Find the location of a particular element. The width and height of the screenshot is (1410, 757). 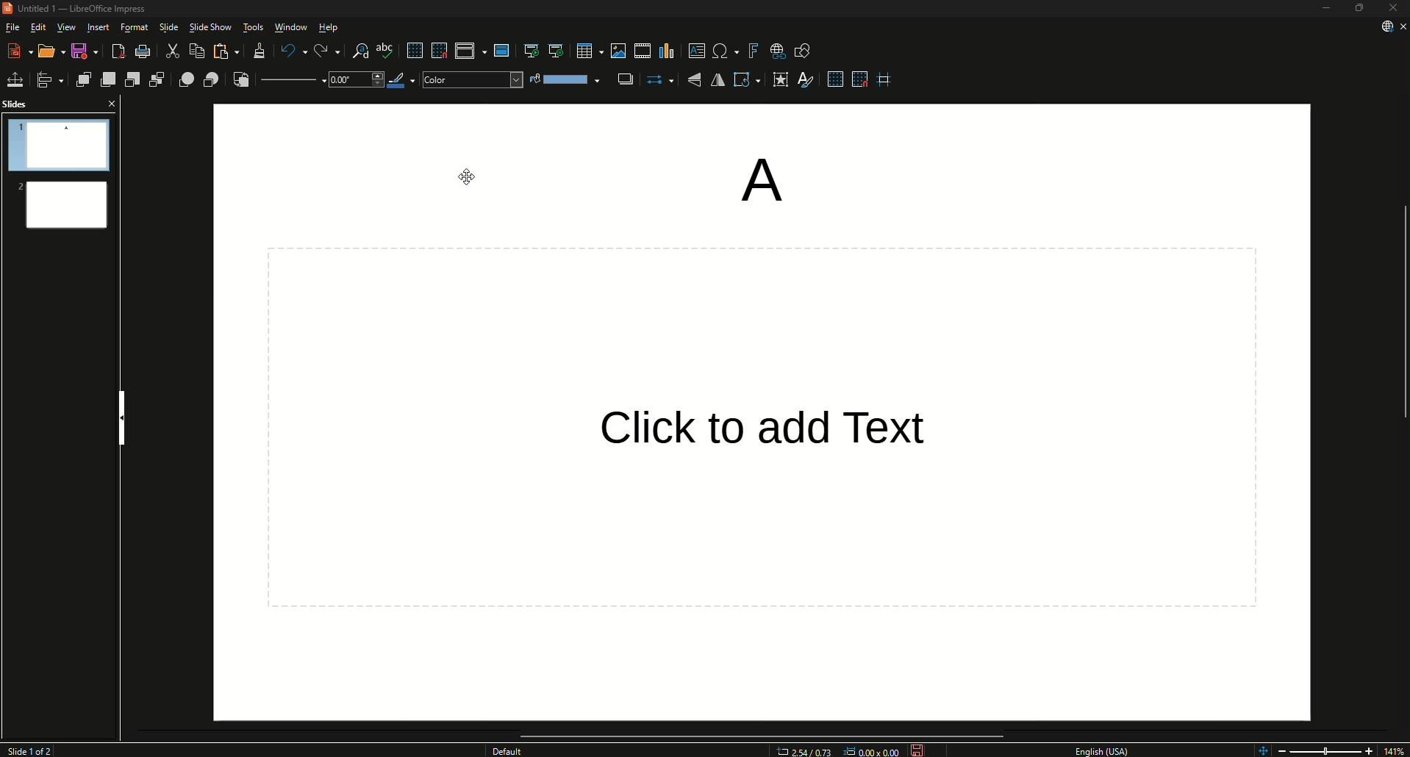

Insert Textbox is located at coordinates (694, 51).